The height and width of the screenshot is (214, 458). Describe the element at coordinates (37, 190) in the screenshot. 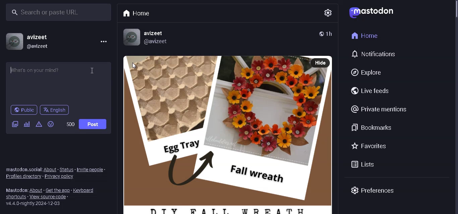

I see `ABOUT` at that location.